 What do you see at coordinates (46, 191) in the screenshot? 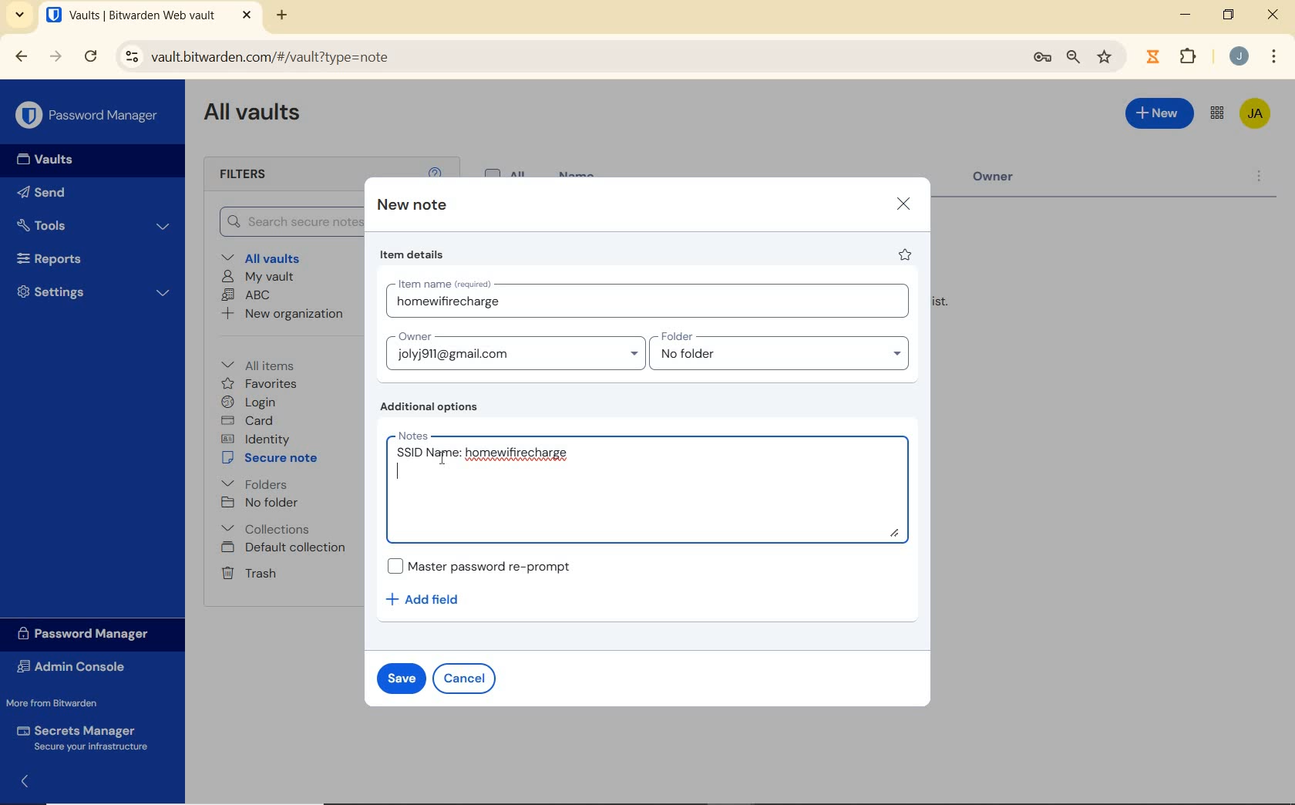
I see `Send` at bounding box center [46, 191].